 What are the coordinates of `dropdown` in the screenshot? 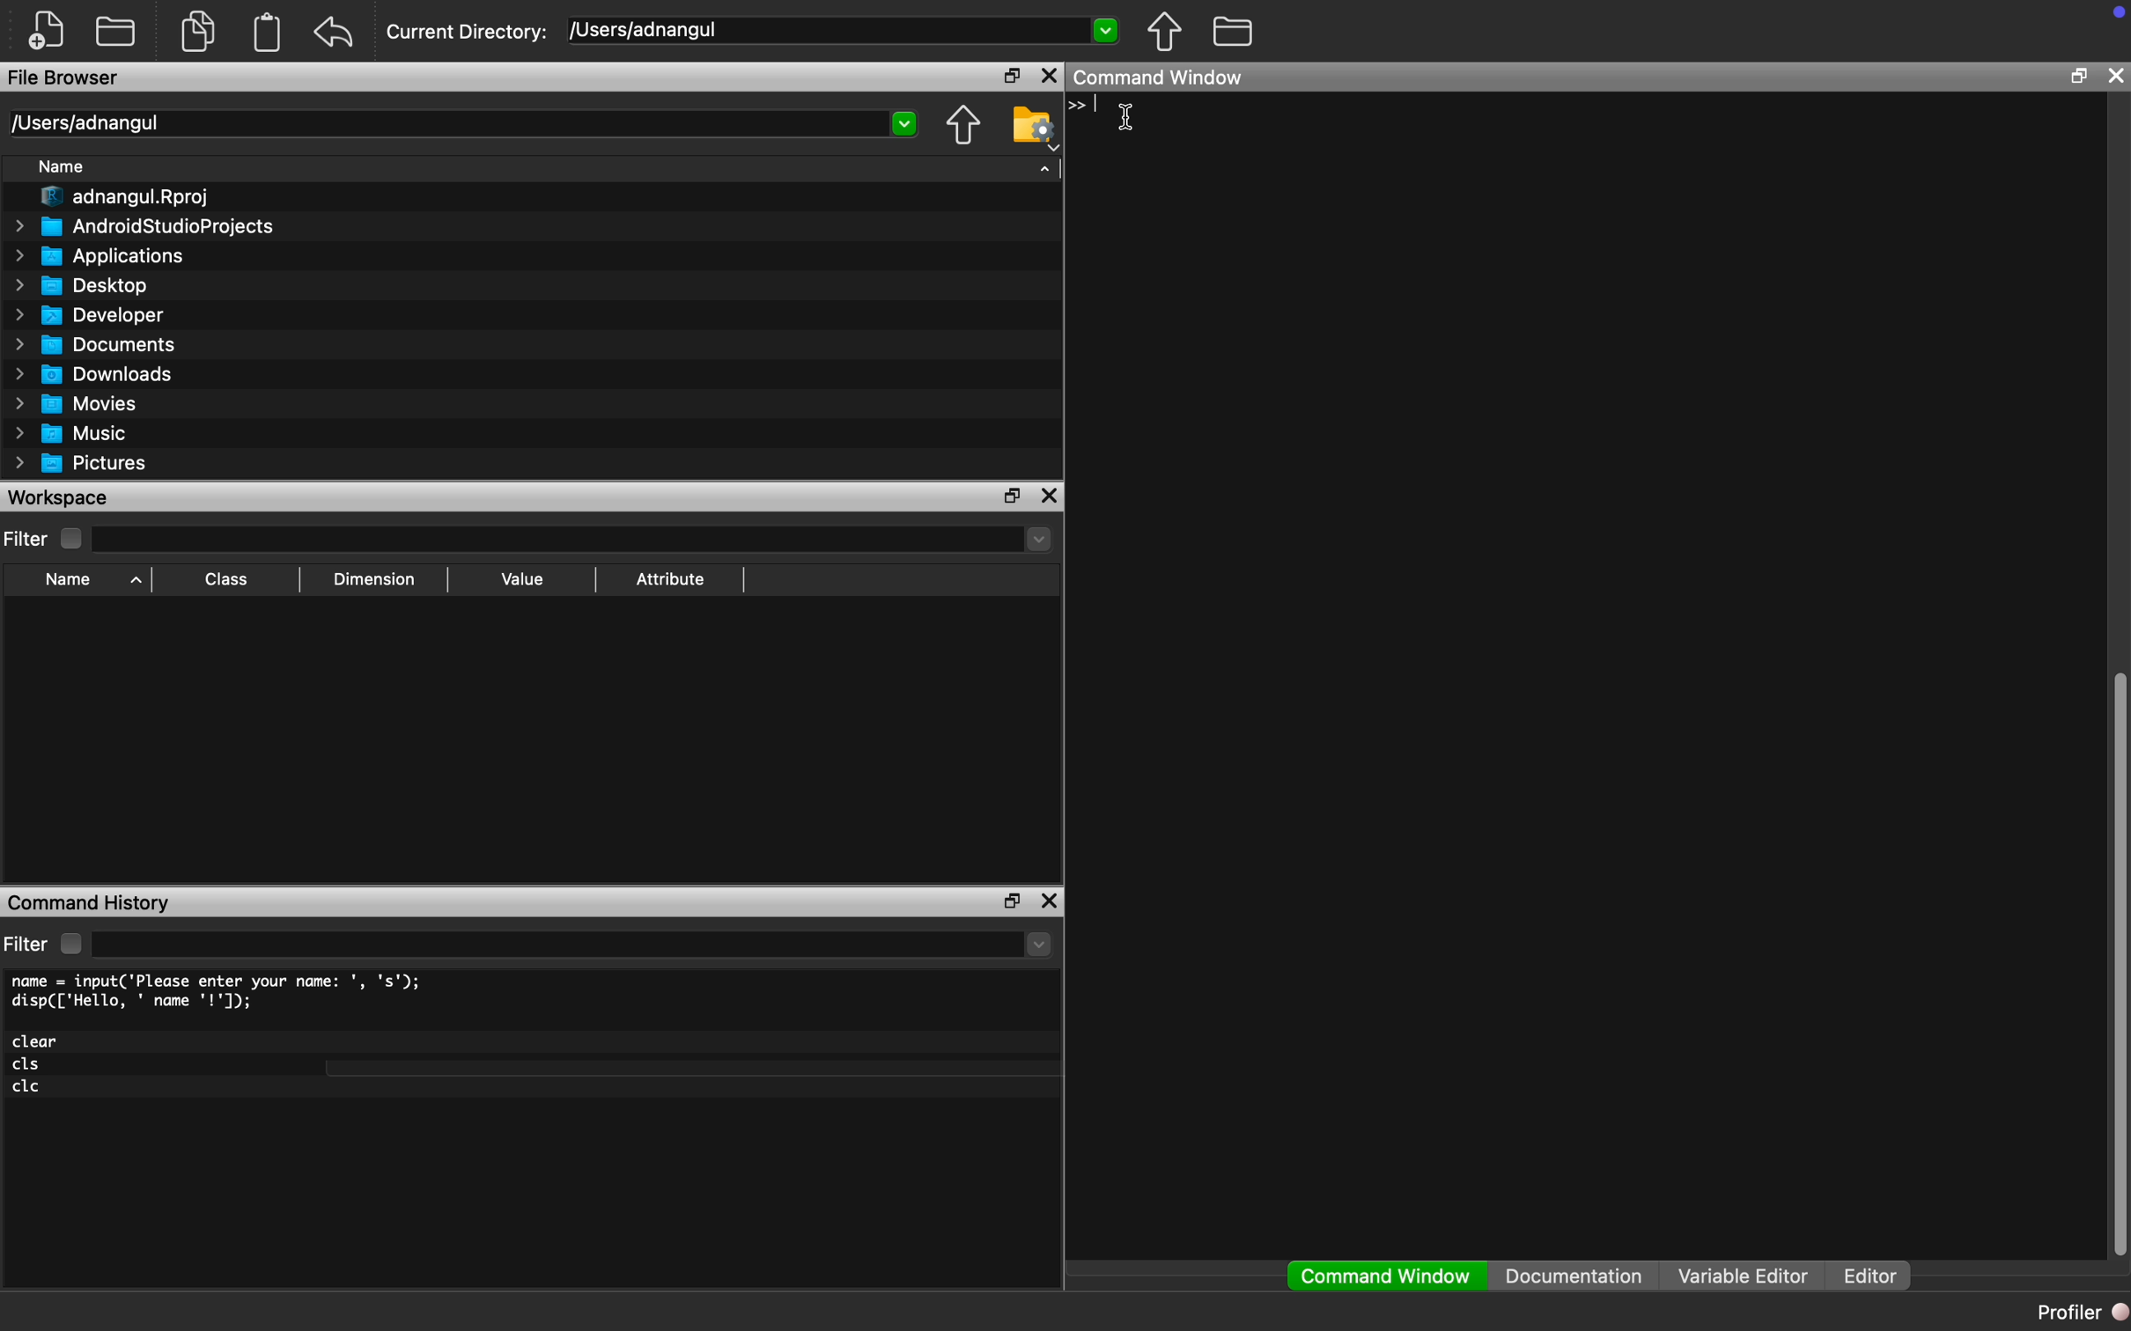 It's located at (1036, 539).